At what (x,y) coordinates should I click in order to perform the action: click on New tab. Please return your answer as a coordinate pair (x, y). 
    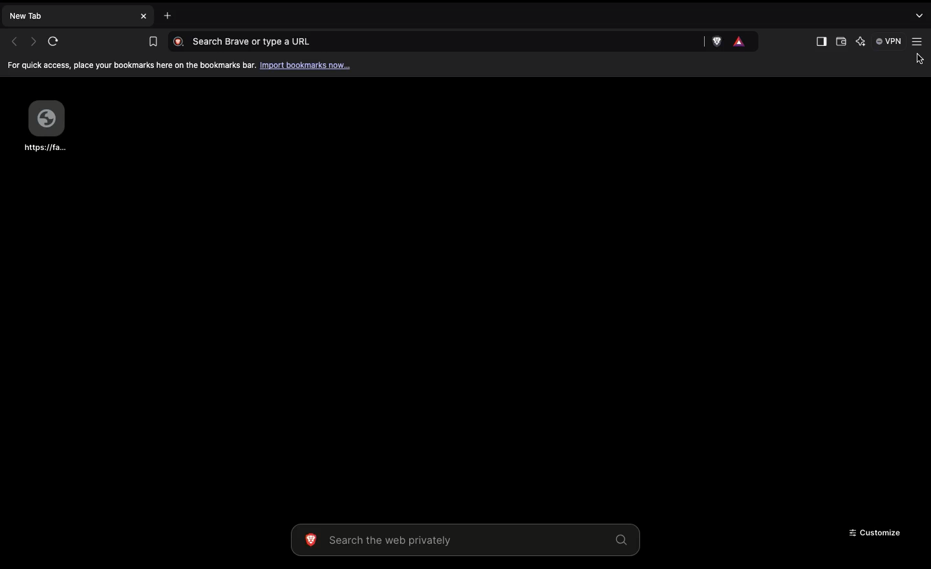
    Looking at the image, I should click on (77, 17).